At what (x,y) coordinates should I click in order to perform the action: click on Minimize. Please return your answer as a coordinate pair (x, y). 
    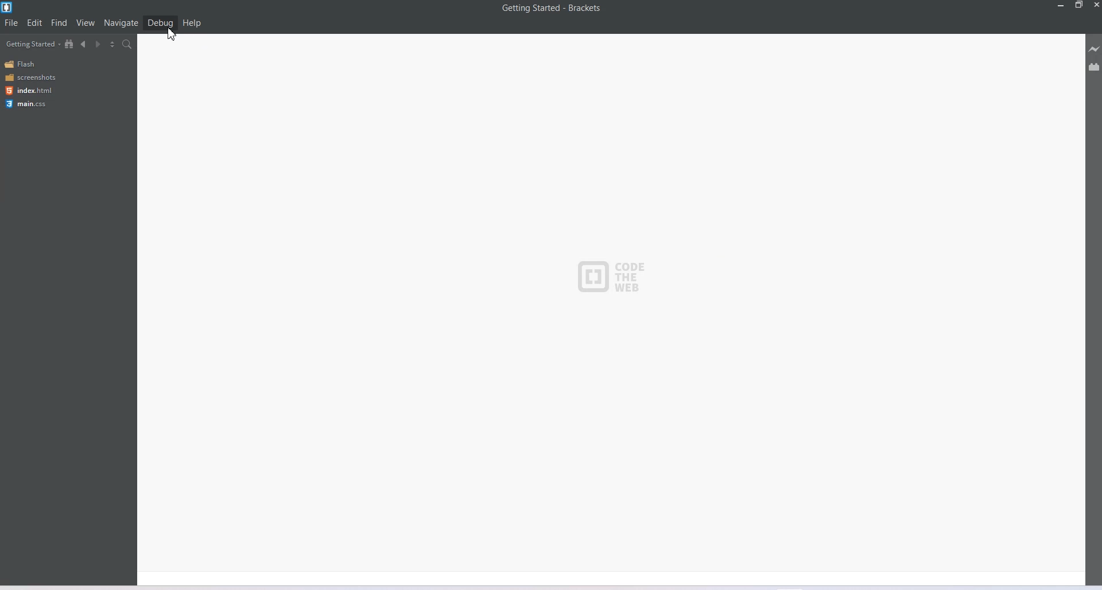
    Looking at the image, I should click on (1061, 5).